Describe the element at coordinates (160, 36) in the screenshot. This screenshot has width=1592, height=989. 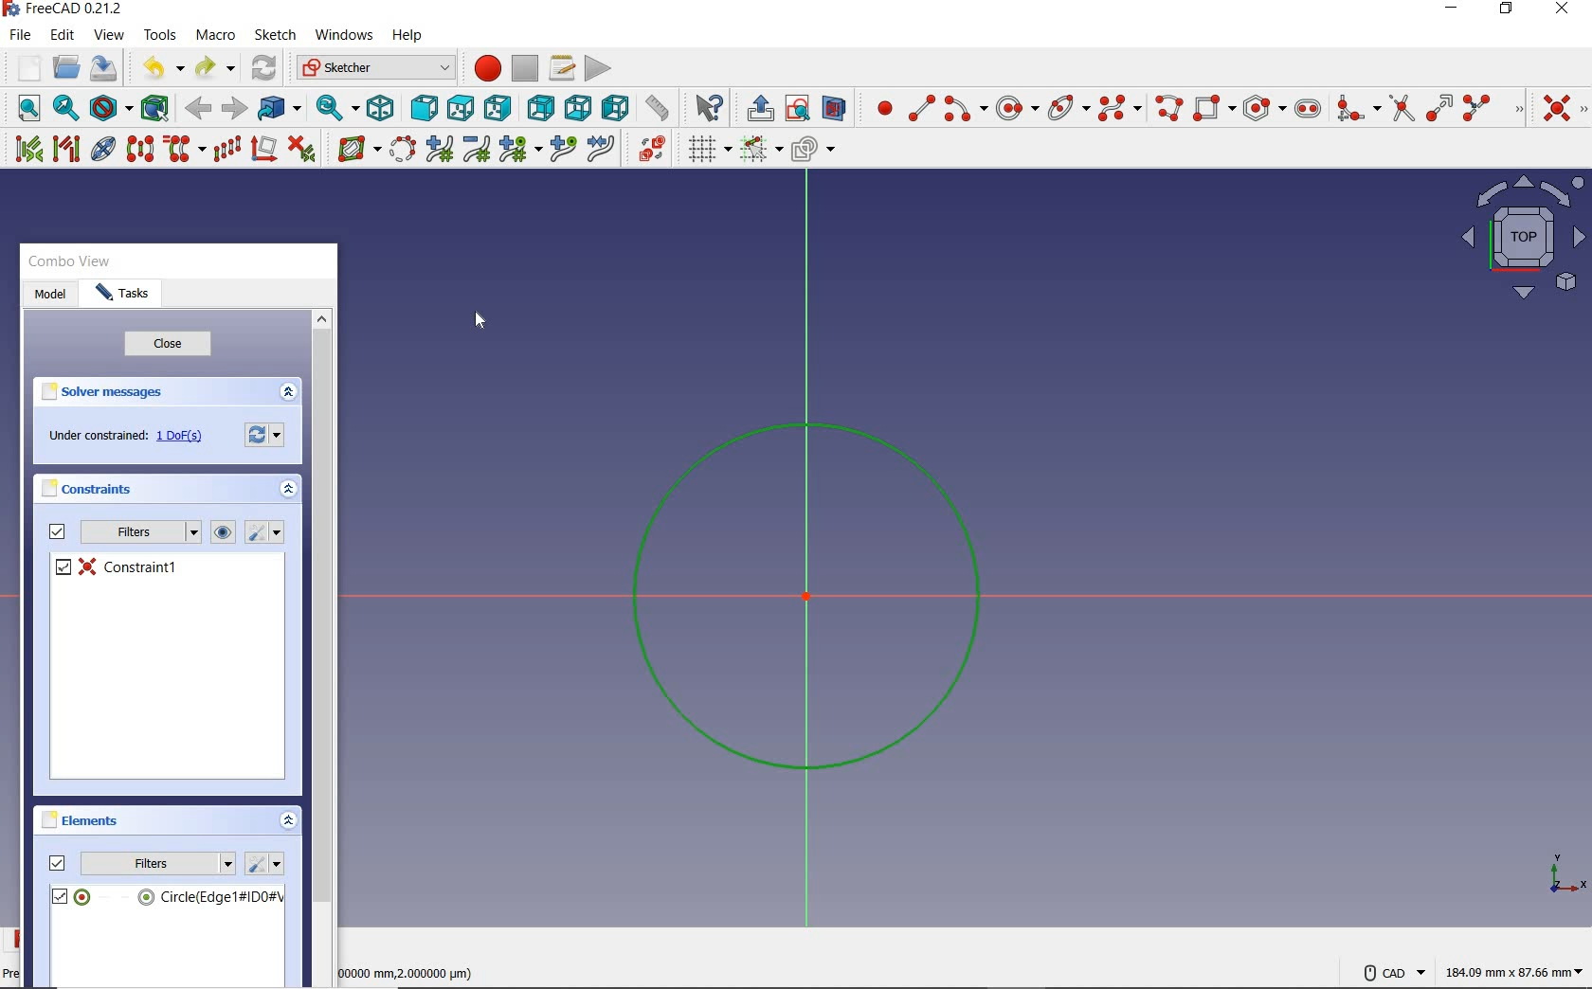
I see `tools` at that location.